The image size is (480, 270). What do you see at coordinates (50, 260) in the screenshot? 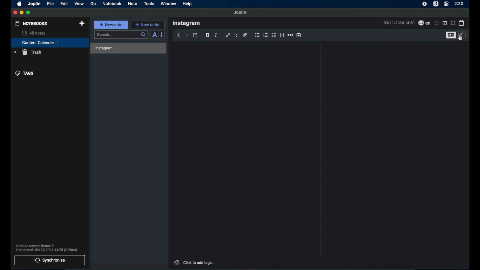
I see `synchronise` at bounding box center [50, 260].